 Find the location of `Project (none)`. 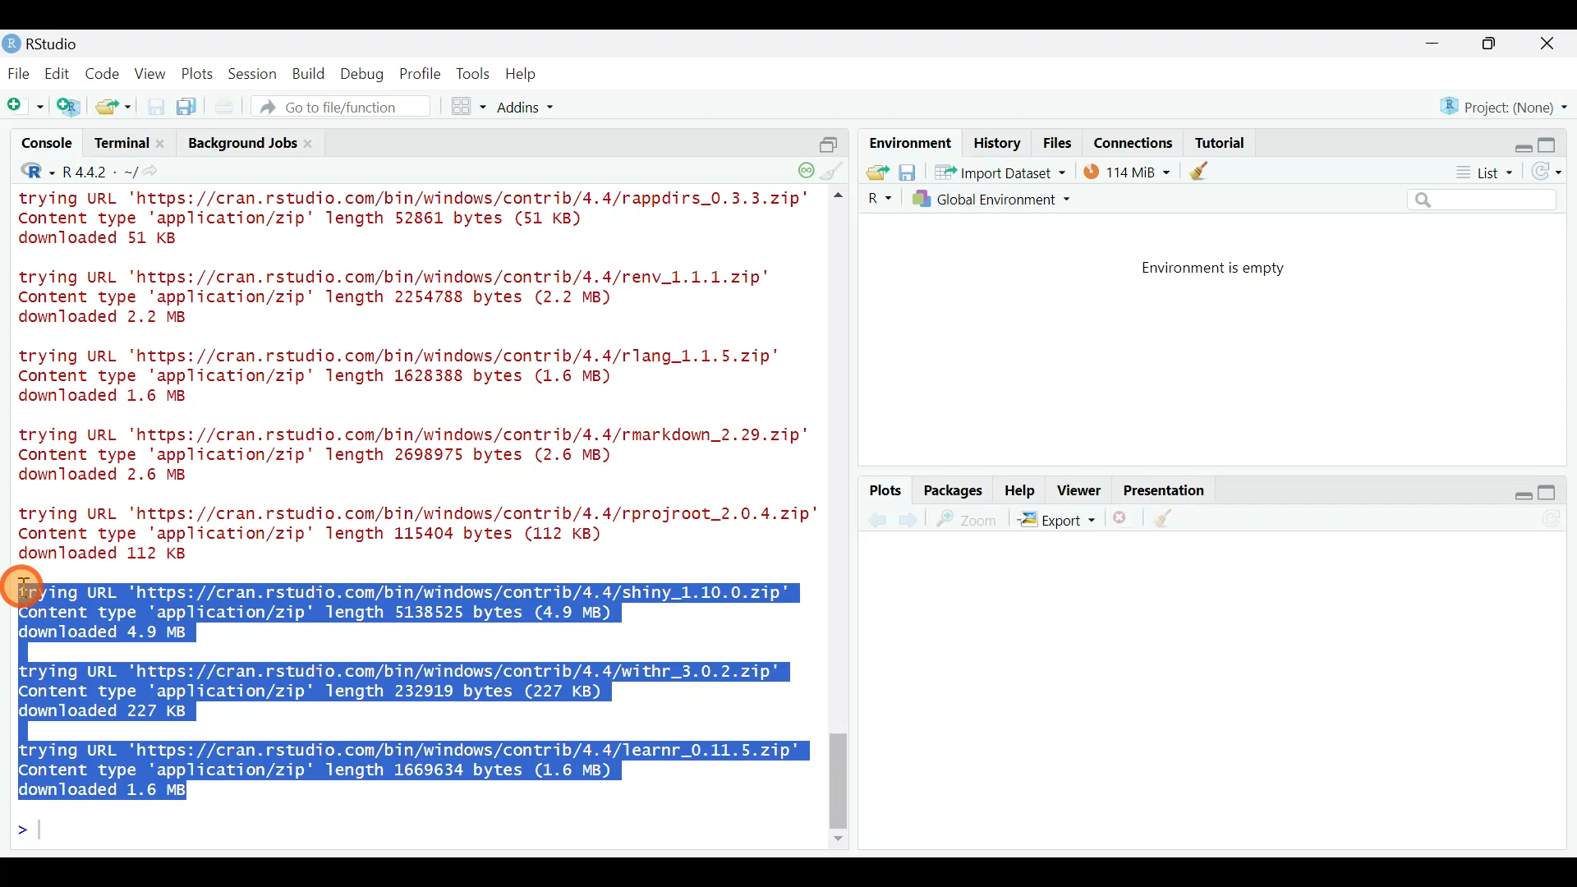

Project (none) is located at coordinates (1509, 104).